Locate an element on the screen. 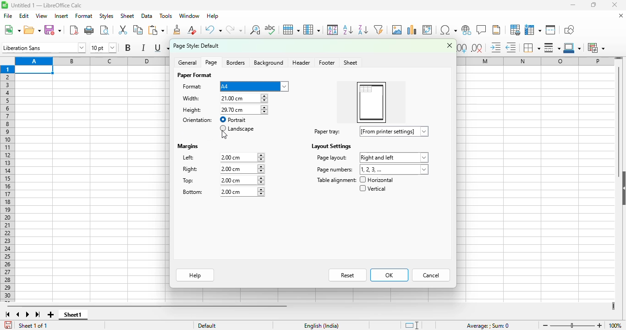  add decimal is located at coordinates (462, 48).